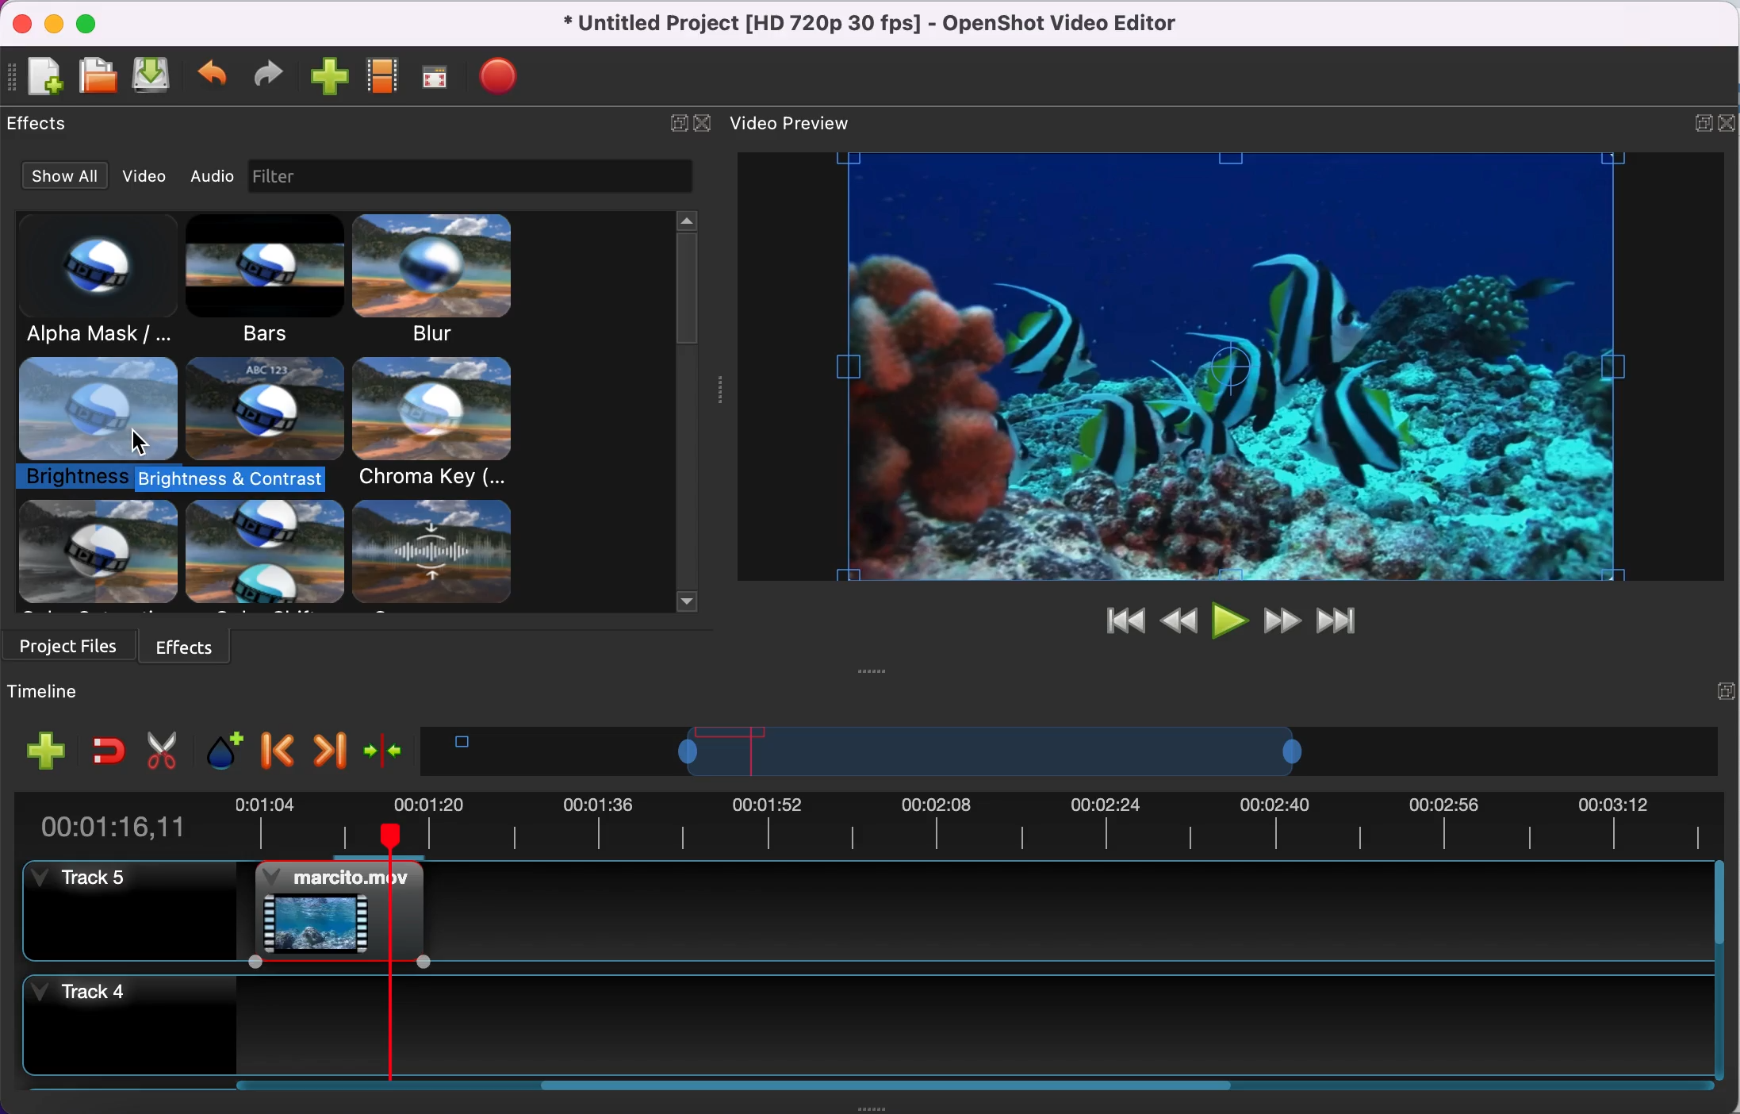  Describe the element at coordinates (498, 177) in the screenshot. I see `filter` at that location.